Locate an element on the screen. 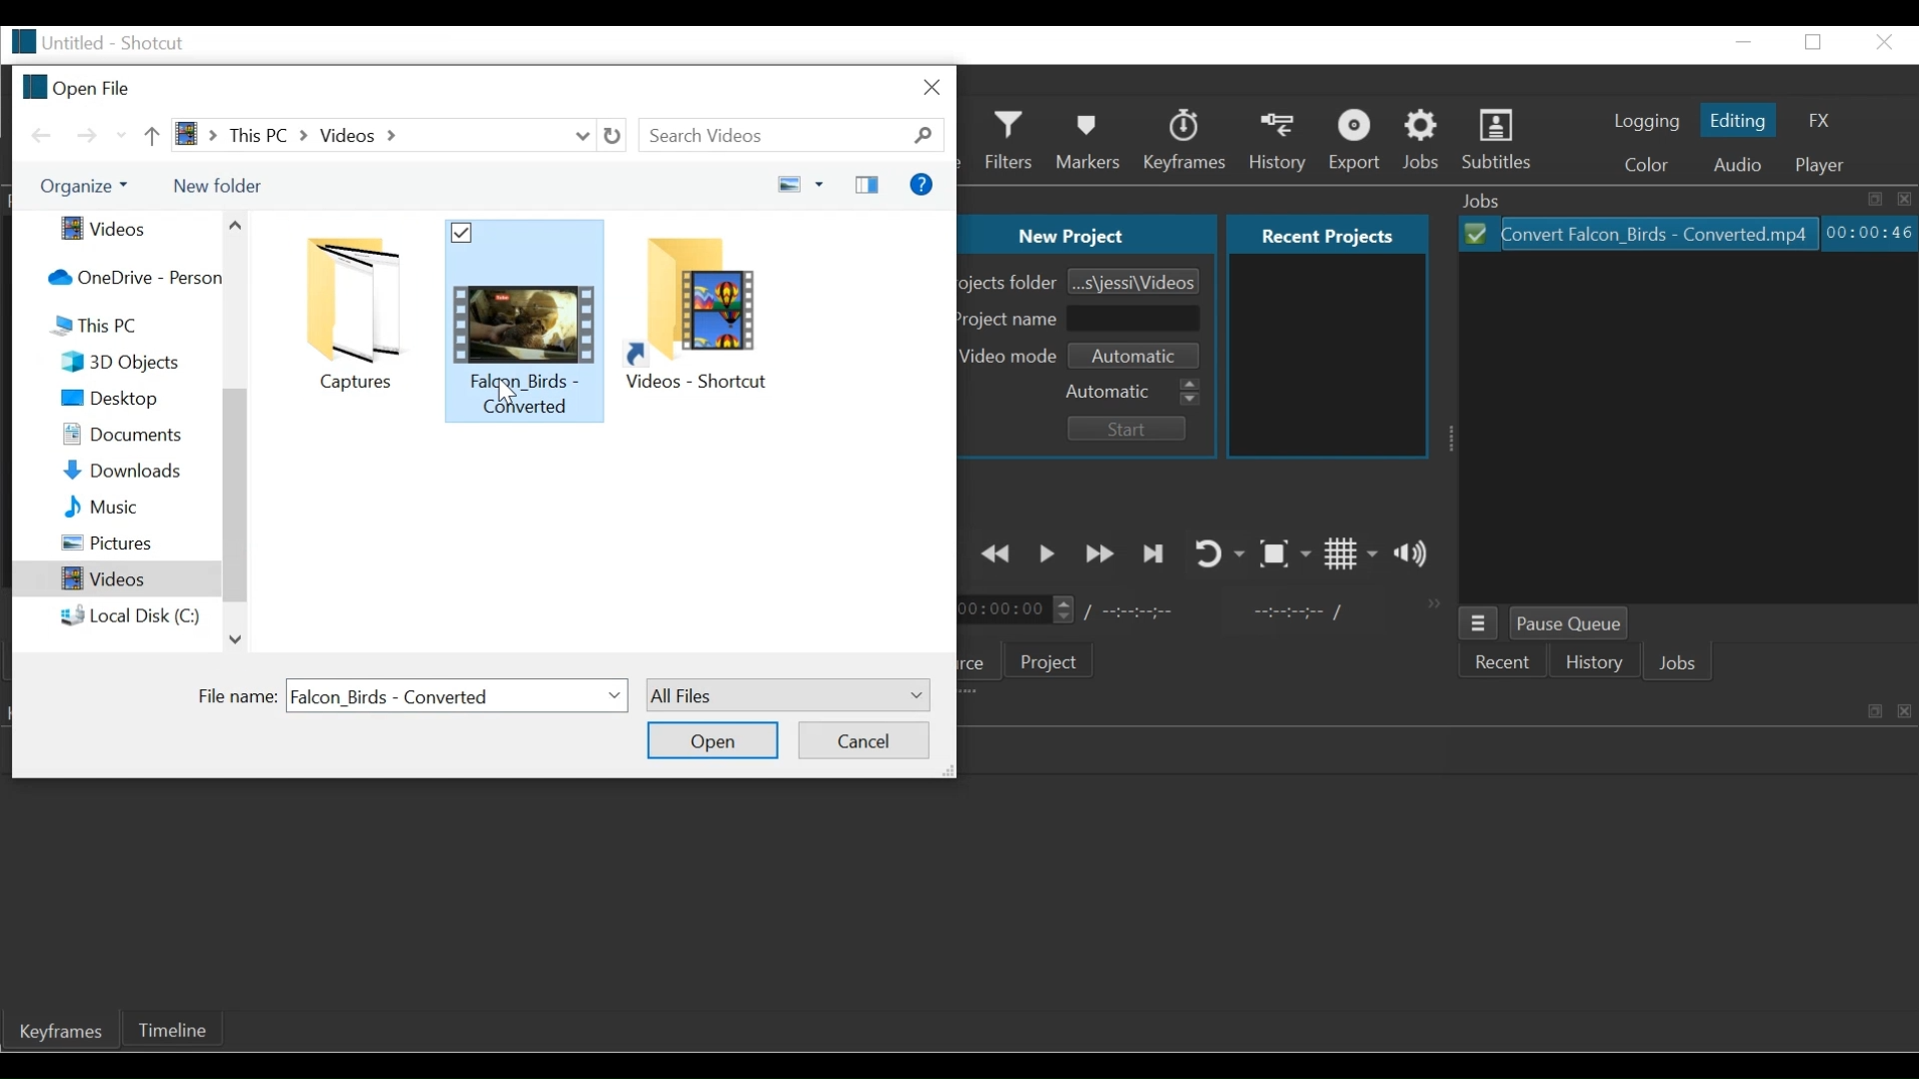 The image size is (1919, 1079). minimize is located at coordinates (1743, 42).